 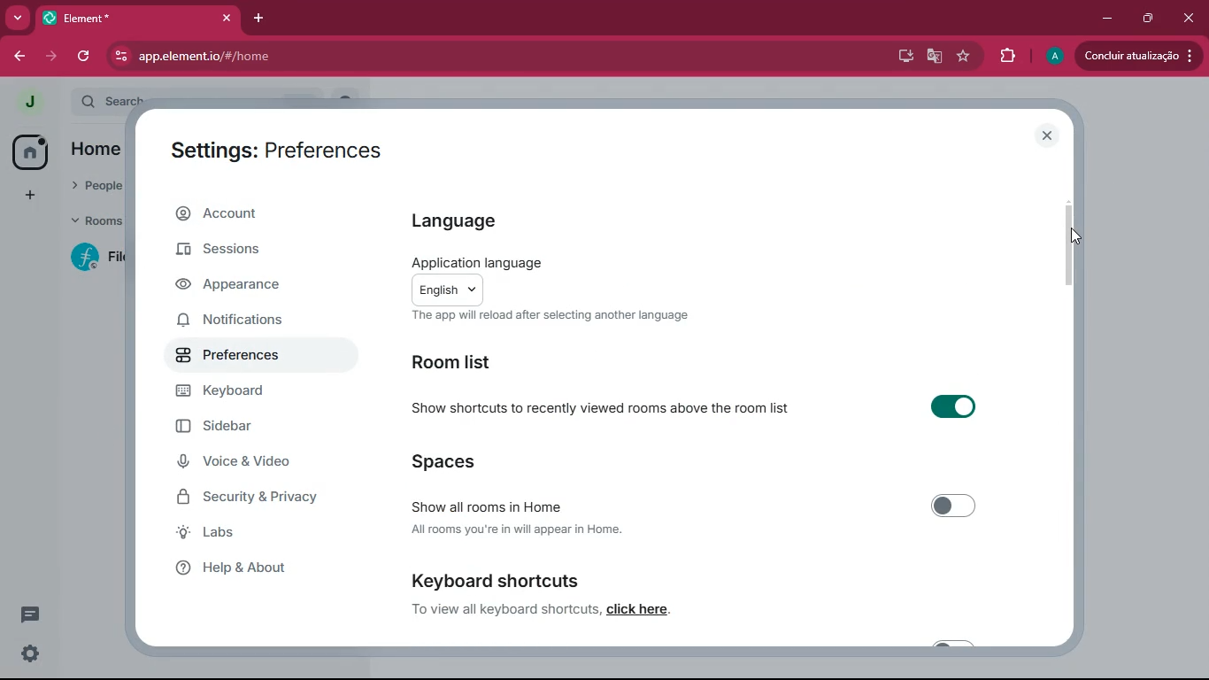 I want to click on shortcuts shortcuts to recently viewed rooms above the room list, so click(x=604, y=409).